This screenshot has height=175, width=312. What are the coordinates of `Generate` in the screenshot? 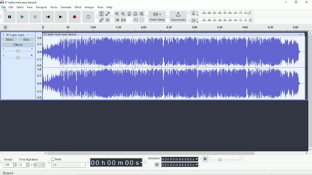 It's located at (66, 7).